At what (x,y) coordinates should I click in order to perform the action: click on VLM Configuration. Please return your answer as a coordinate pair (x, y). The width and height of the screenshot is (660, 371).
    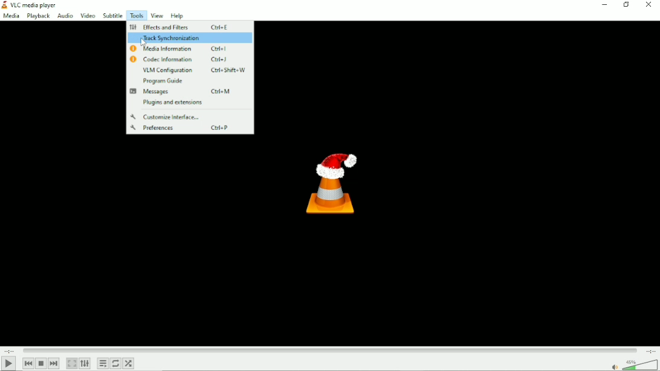
    Looking at the image, I should click on (195, 70).